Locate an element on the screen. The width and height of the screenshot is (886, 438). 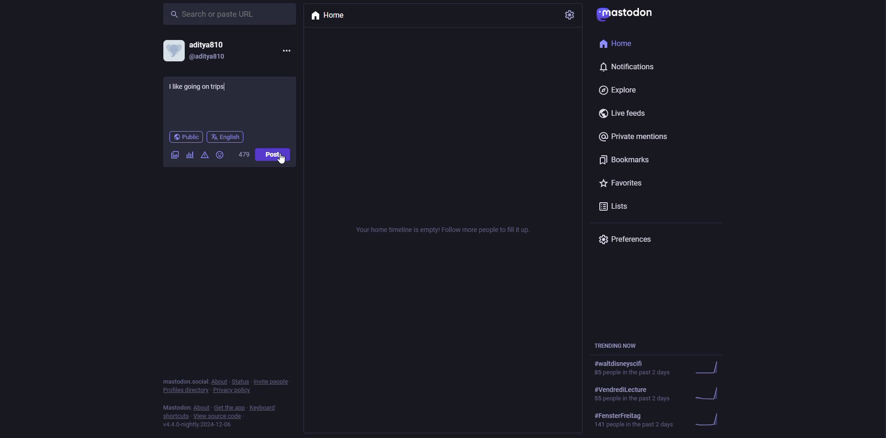
trending now is located at coordinates (664, 368).